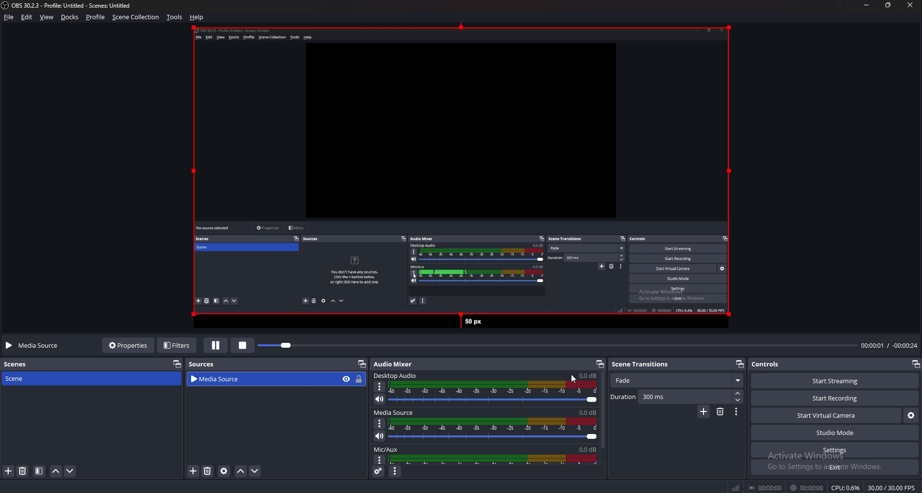  What do you see at coordinates (671, 397) in the screenshot?
I see `Duration` at bounding box center [671, 397].